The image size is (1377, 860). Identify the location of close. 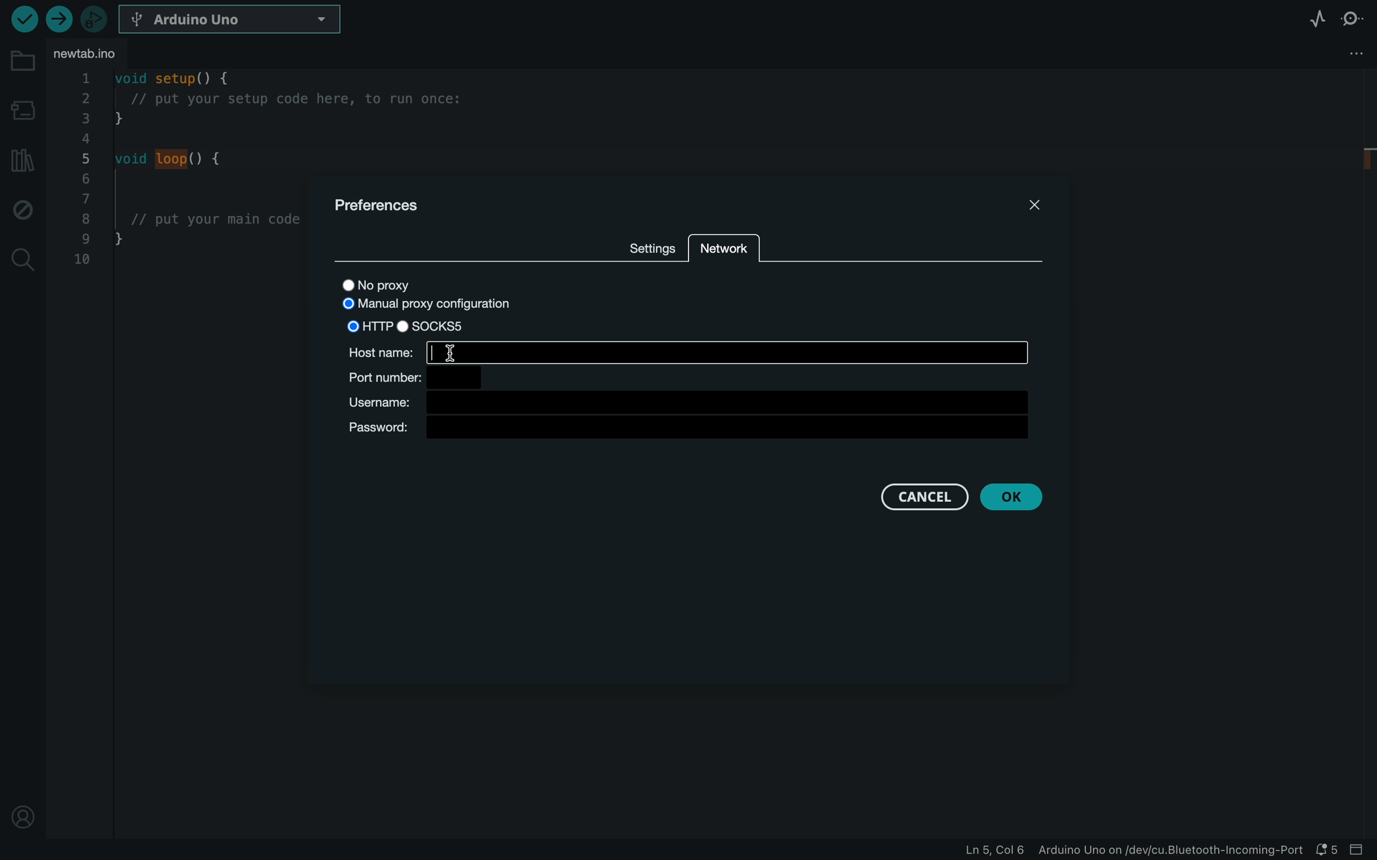
(1032, 204).